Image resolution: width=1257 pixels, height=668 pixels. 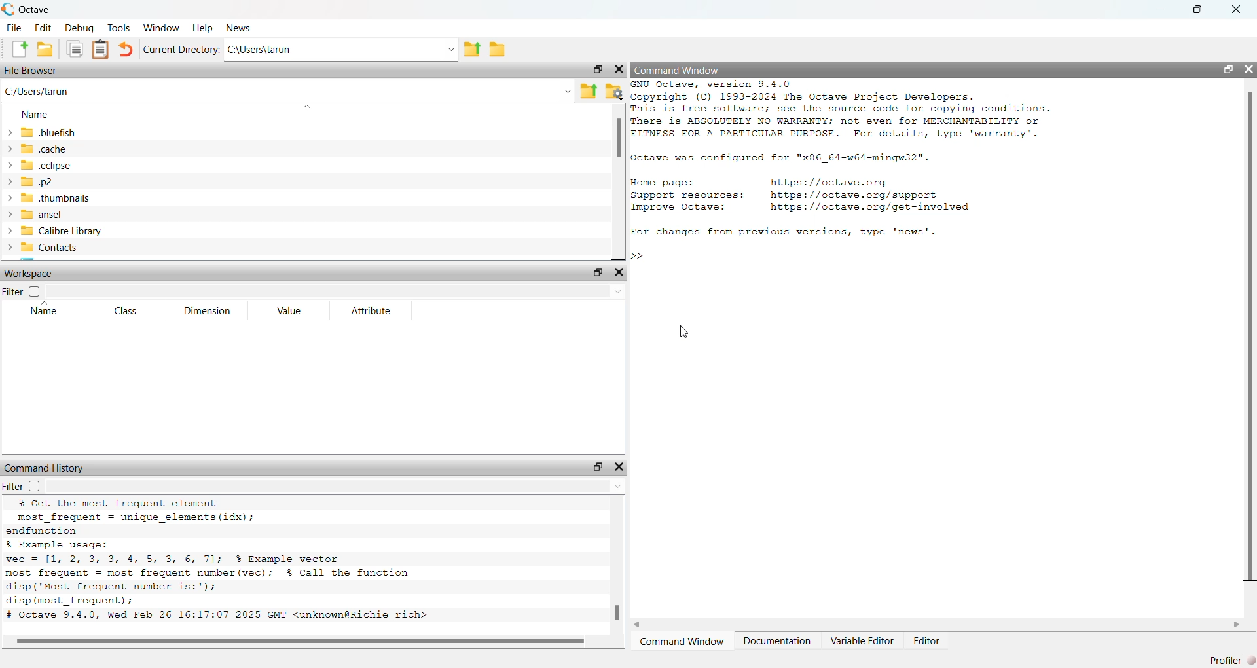 I want to click on Calibre Library, so click(x=62, y=231).